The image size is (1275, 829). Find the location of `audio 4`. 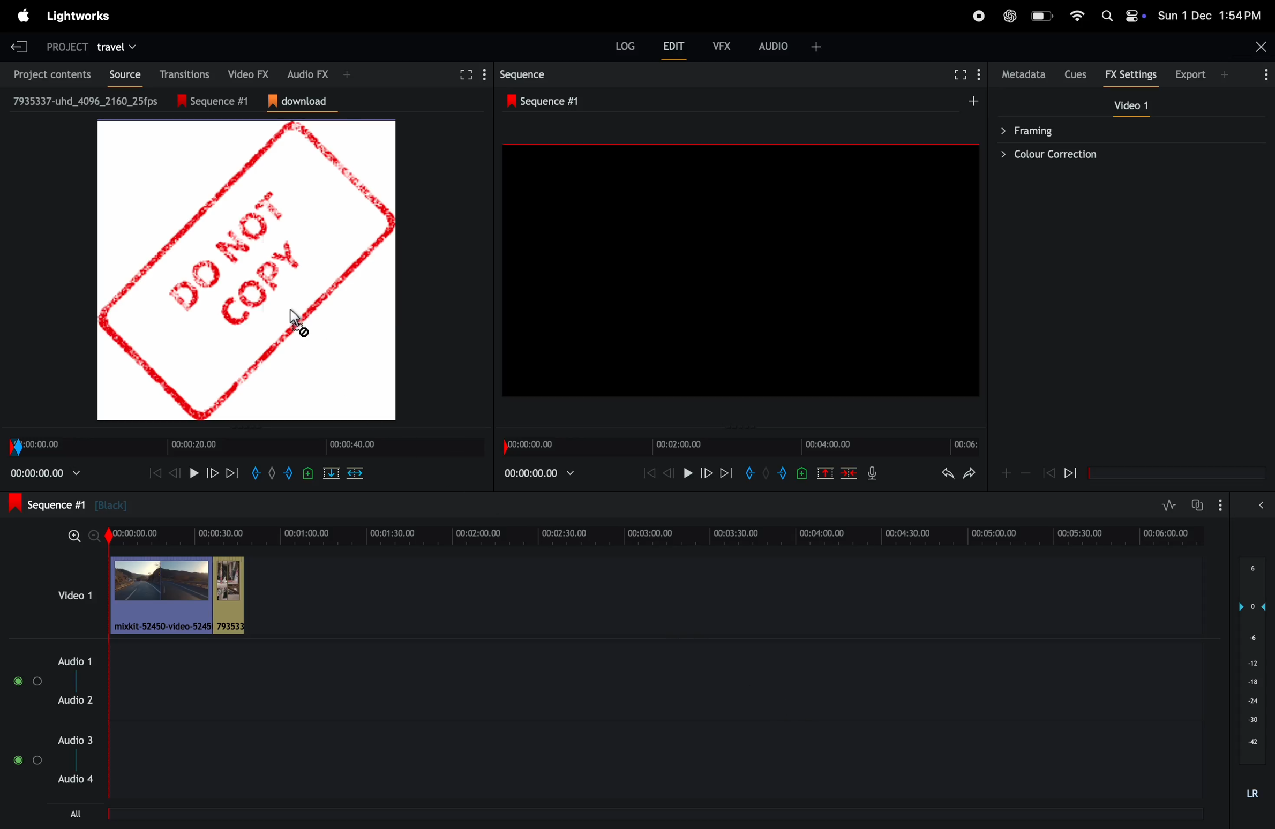

audio 4 is located at coordinates (73, 779).